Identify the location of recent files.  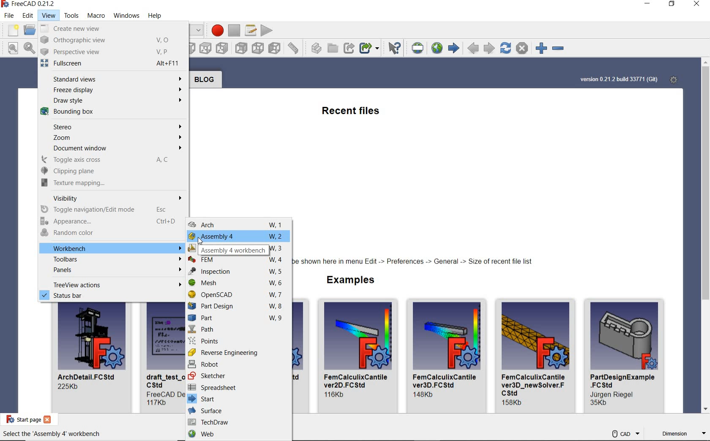
(353, 113).